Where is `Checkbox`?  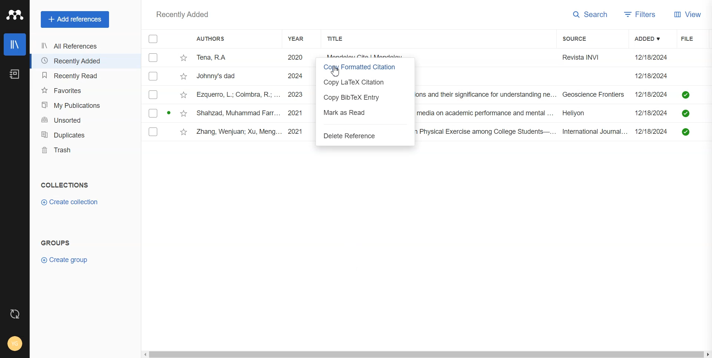 Checkbox is located at coordinates (154, 57).